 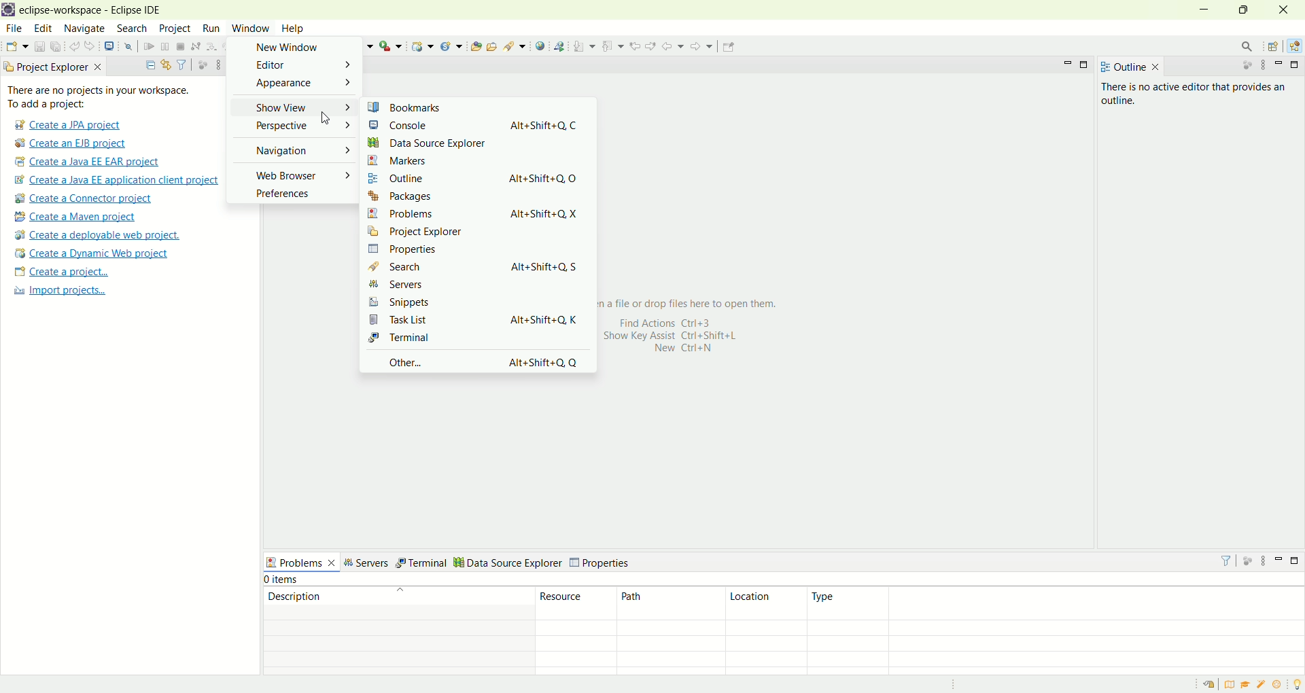 What do you see at coordinates (507, 561) in the screenshot?
I see `data source explorer` at bounding box center [507, 561].